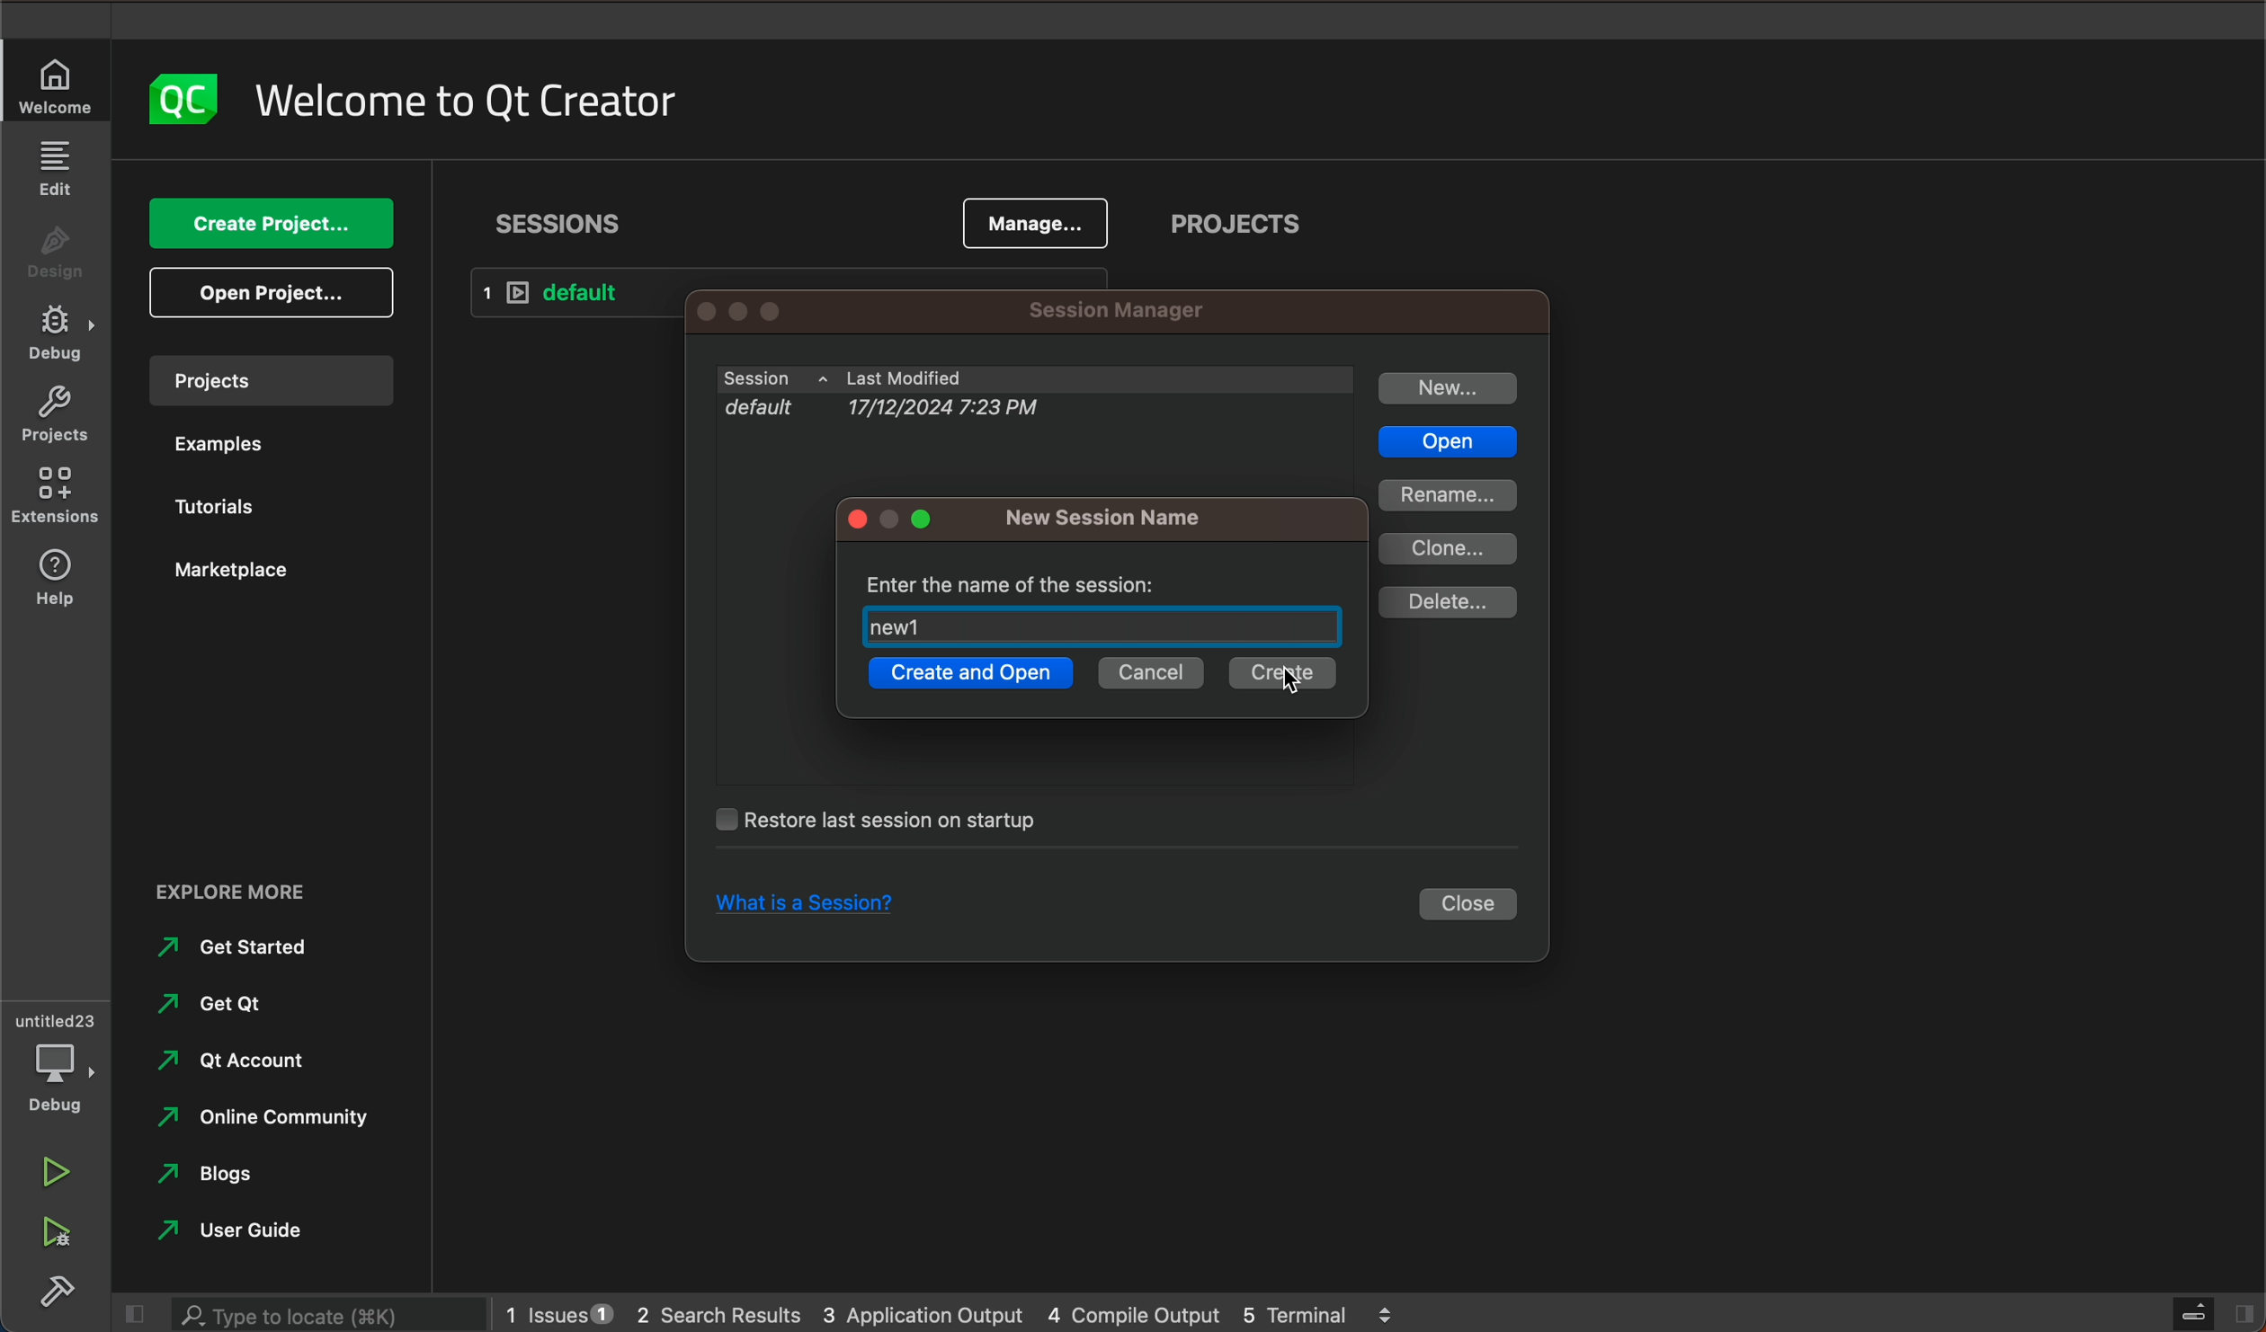  What do you see at coordinates (1453, 548) in the screenshot?
I see `clone` at bounding box center [1453, 548].